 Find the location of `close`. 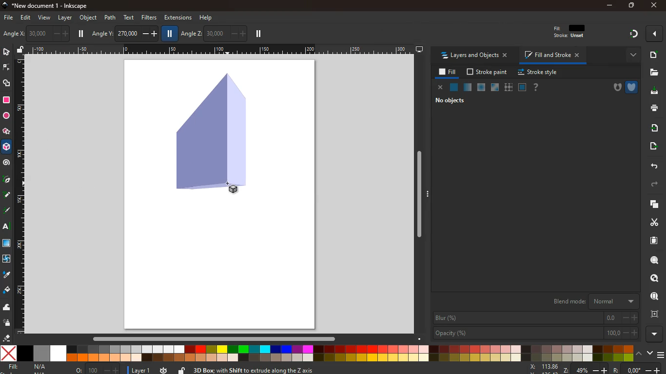

close is located at coordinates (653, 6).